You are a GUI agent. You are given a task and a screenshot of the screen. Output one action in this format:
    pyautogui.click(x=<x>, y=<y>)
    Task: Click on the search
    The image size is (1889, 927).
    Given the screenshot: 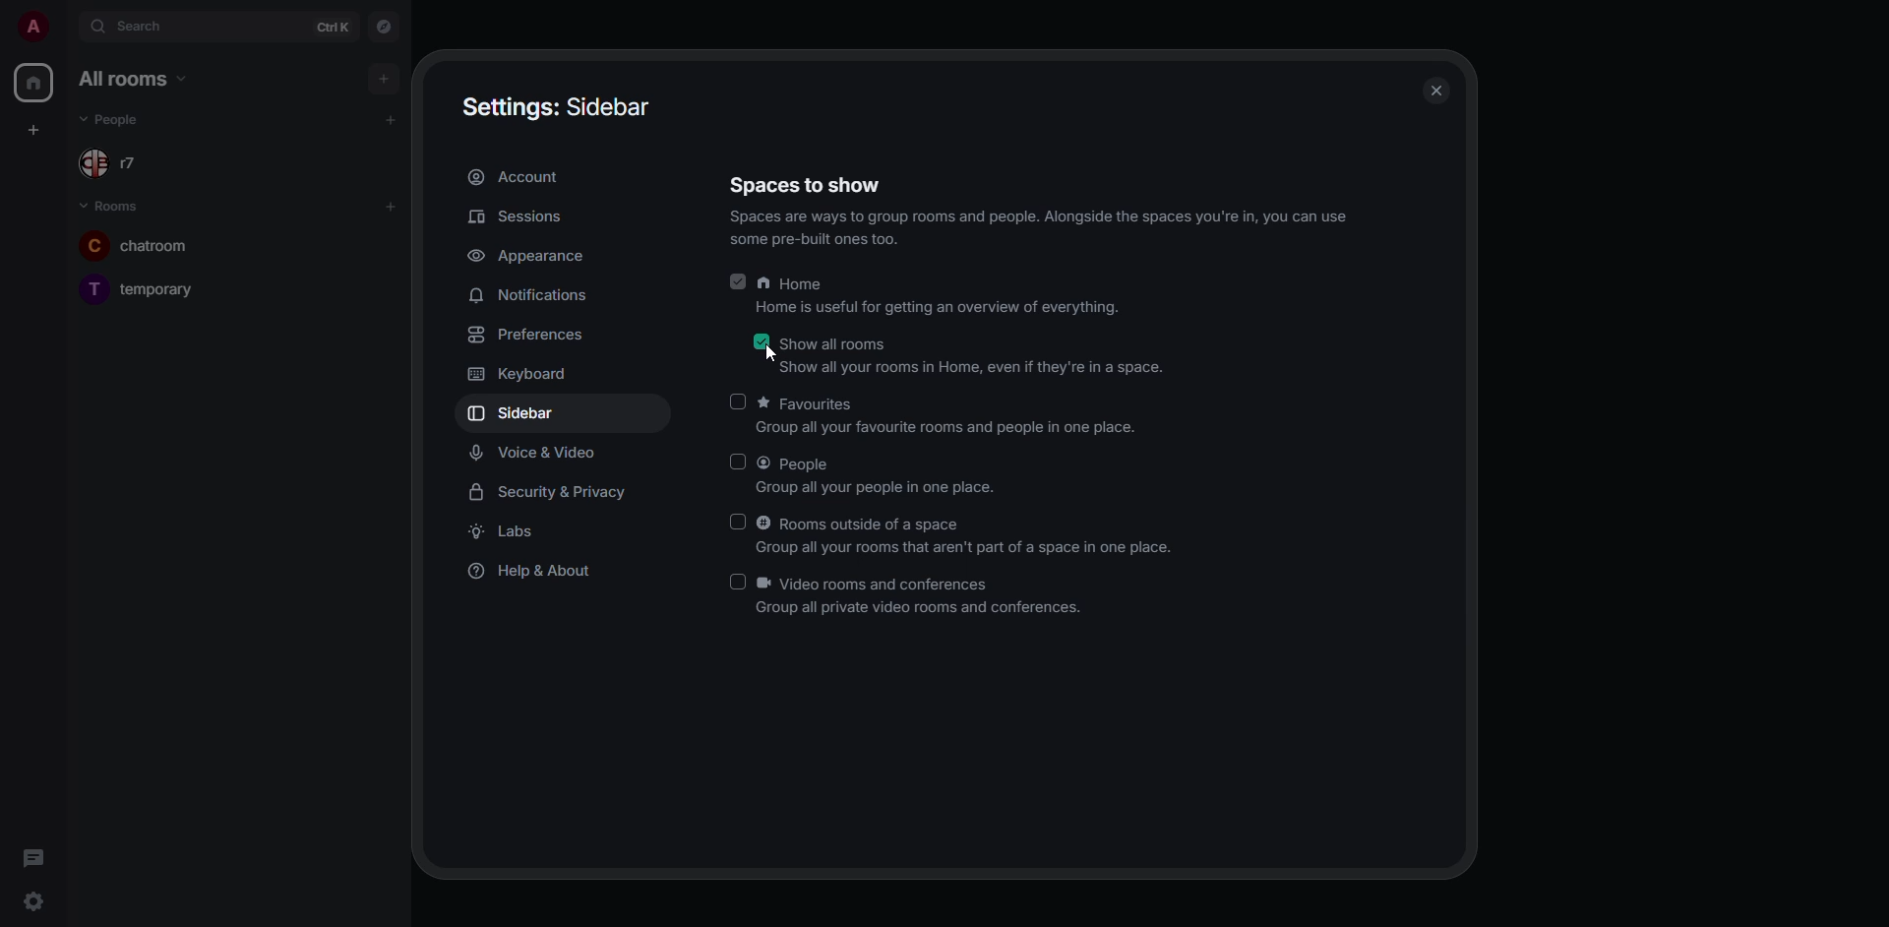 What is the action you would take?
    pyautogui.click(x=150, y=28)
    